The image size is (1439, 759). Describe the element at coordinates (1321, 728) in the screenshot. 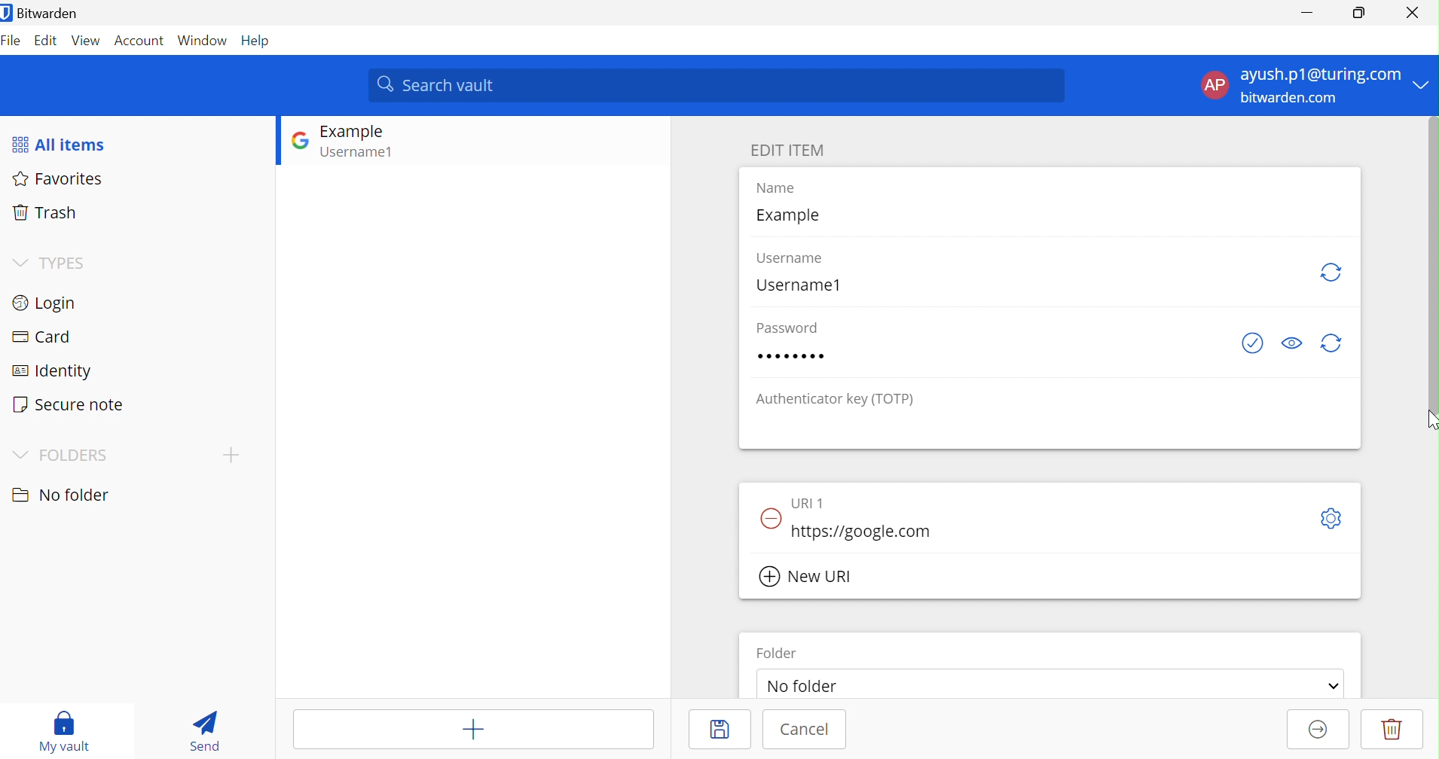

I see `Move to organisation` at that location.